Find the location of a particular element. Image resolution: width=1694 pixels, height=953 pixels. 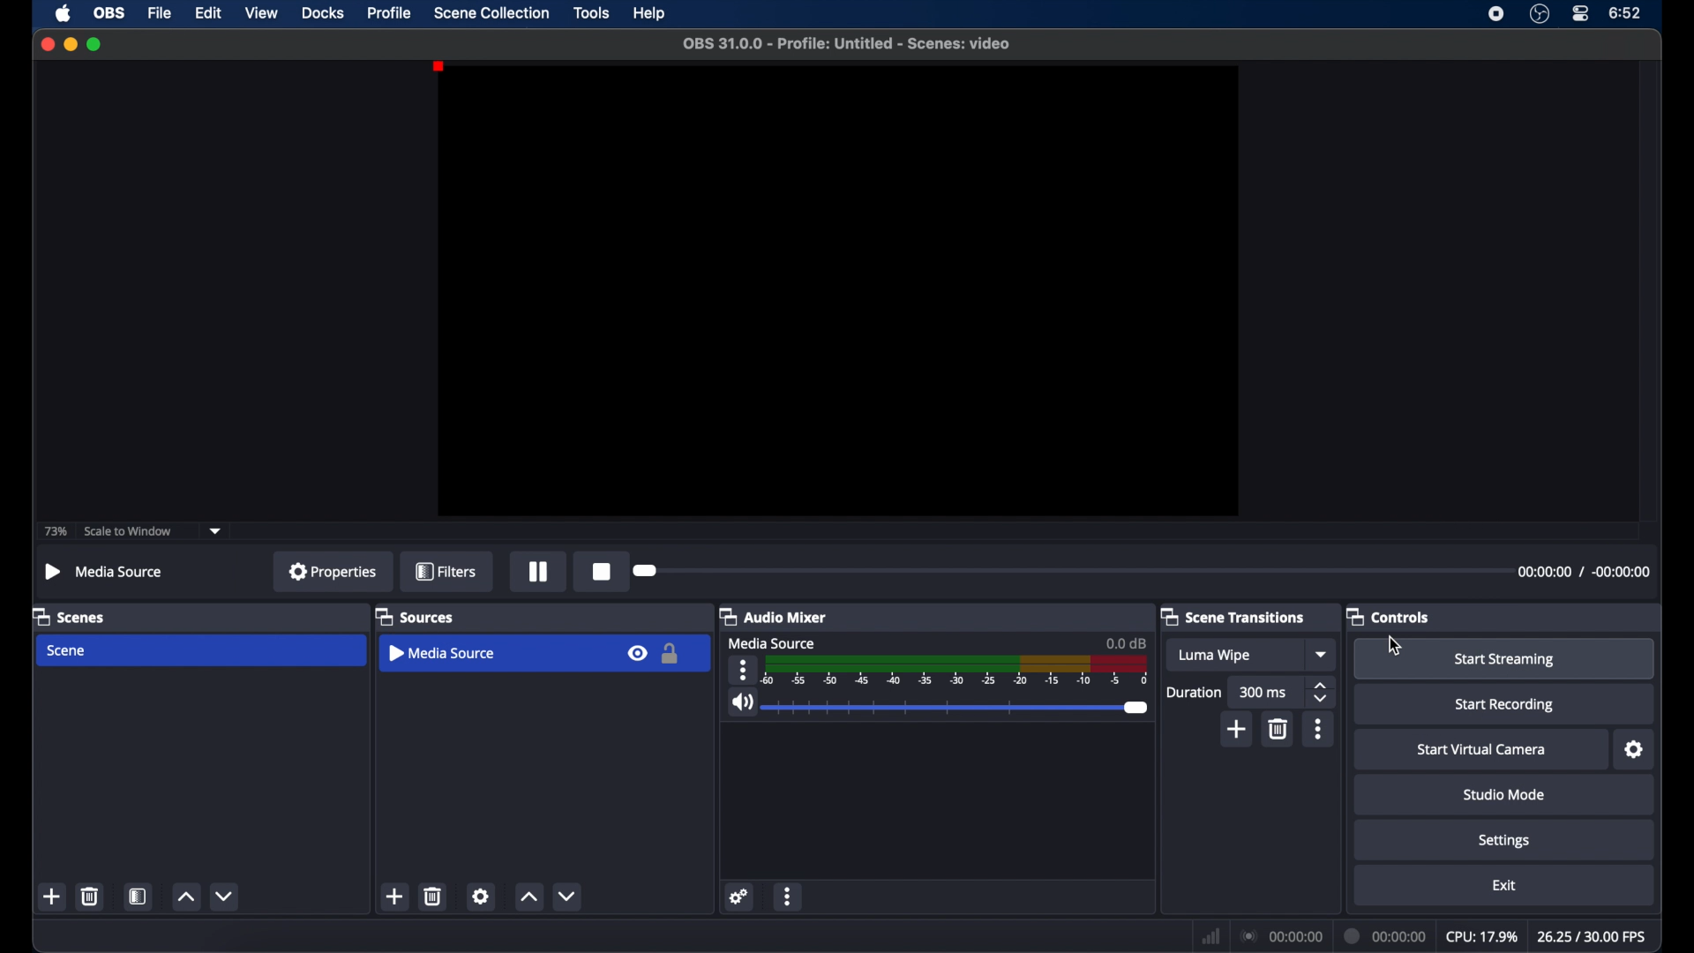

settings is located at coordinates (1503, 840).